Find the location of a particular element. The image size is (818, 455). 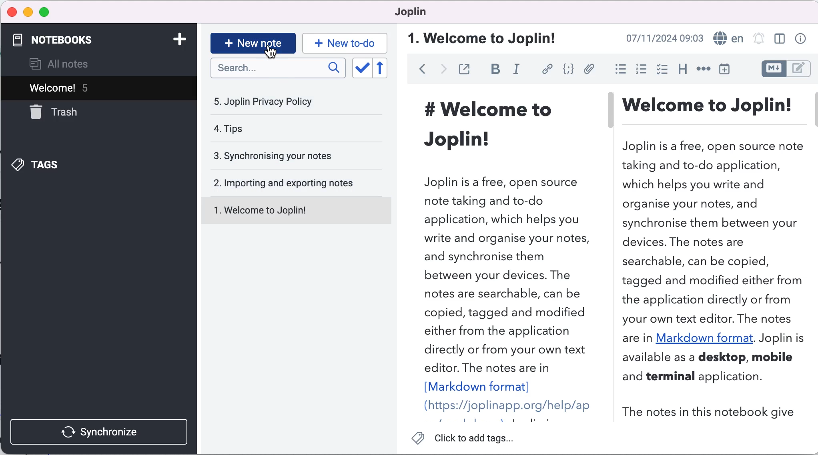

horizontal rule is located at coordinates (703, 69).